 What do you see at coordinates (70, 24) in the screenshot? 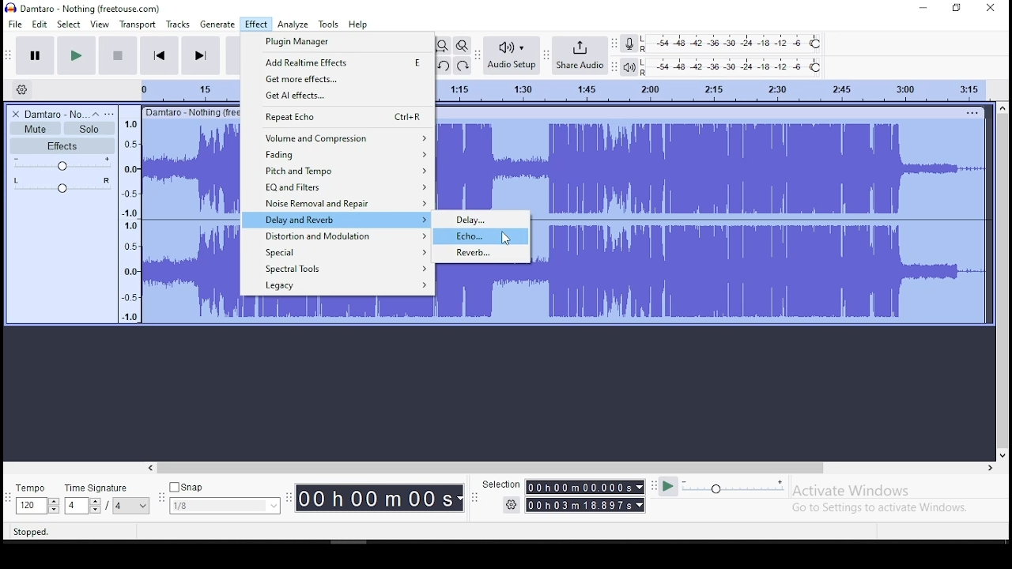
I see `select` at bounding box center [70, 24].